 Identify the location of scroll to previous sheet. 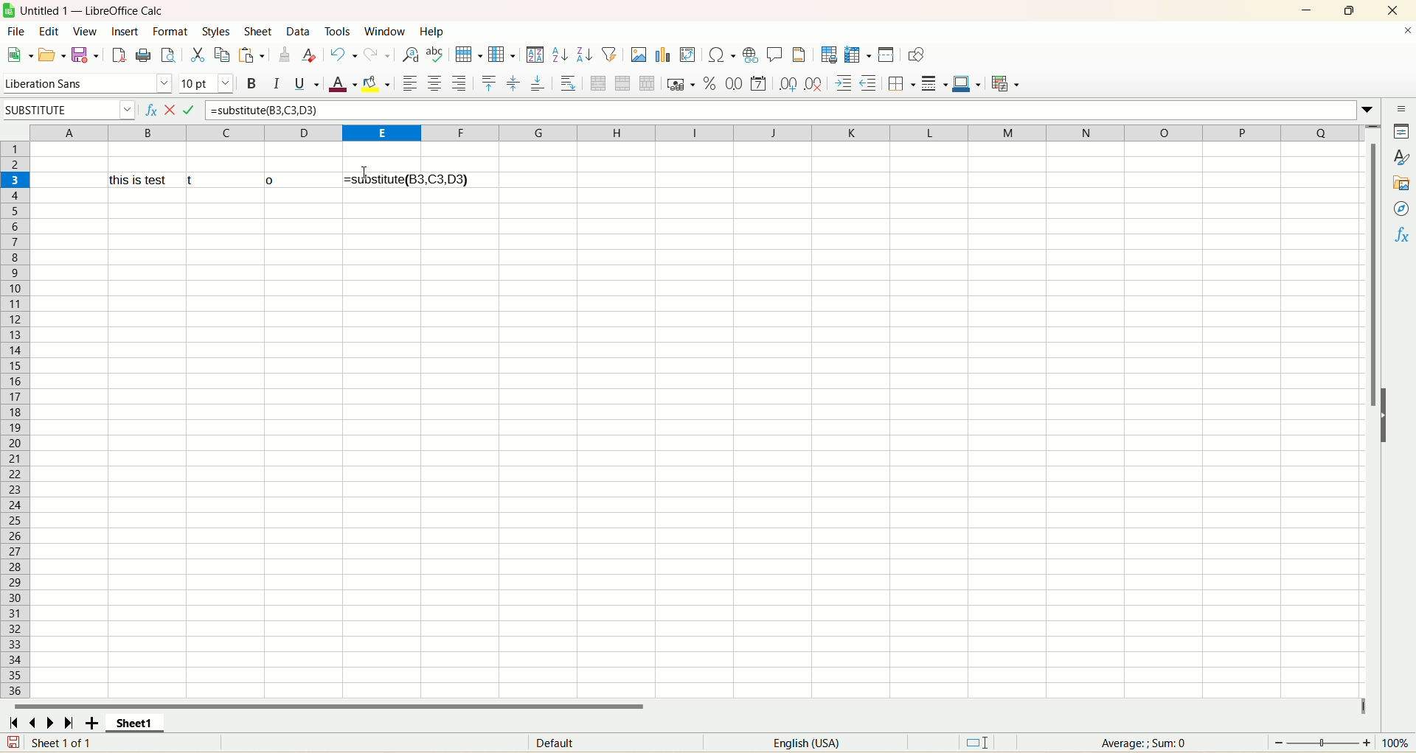
(38, 721).